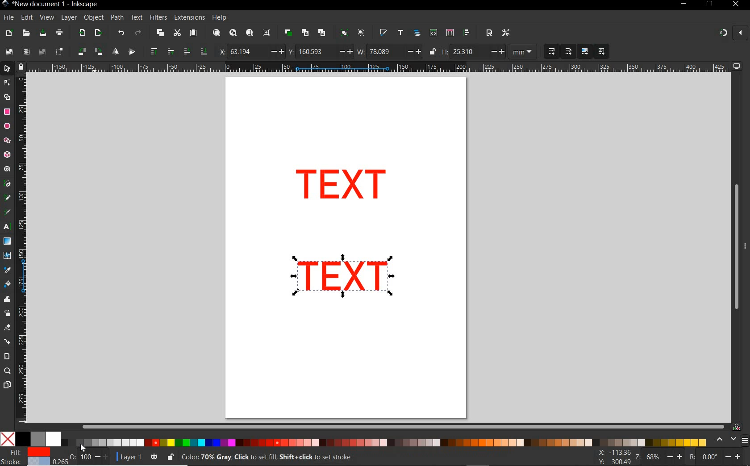 Image resolution: width=750 pixels, height=466 pixels. I want to click on edit, so click(26, 17).